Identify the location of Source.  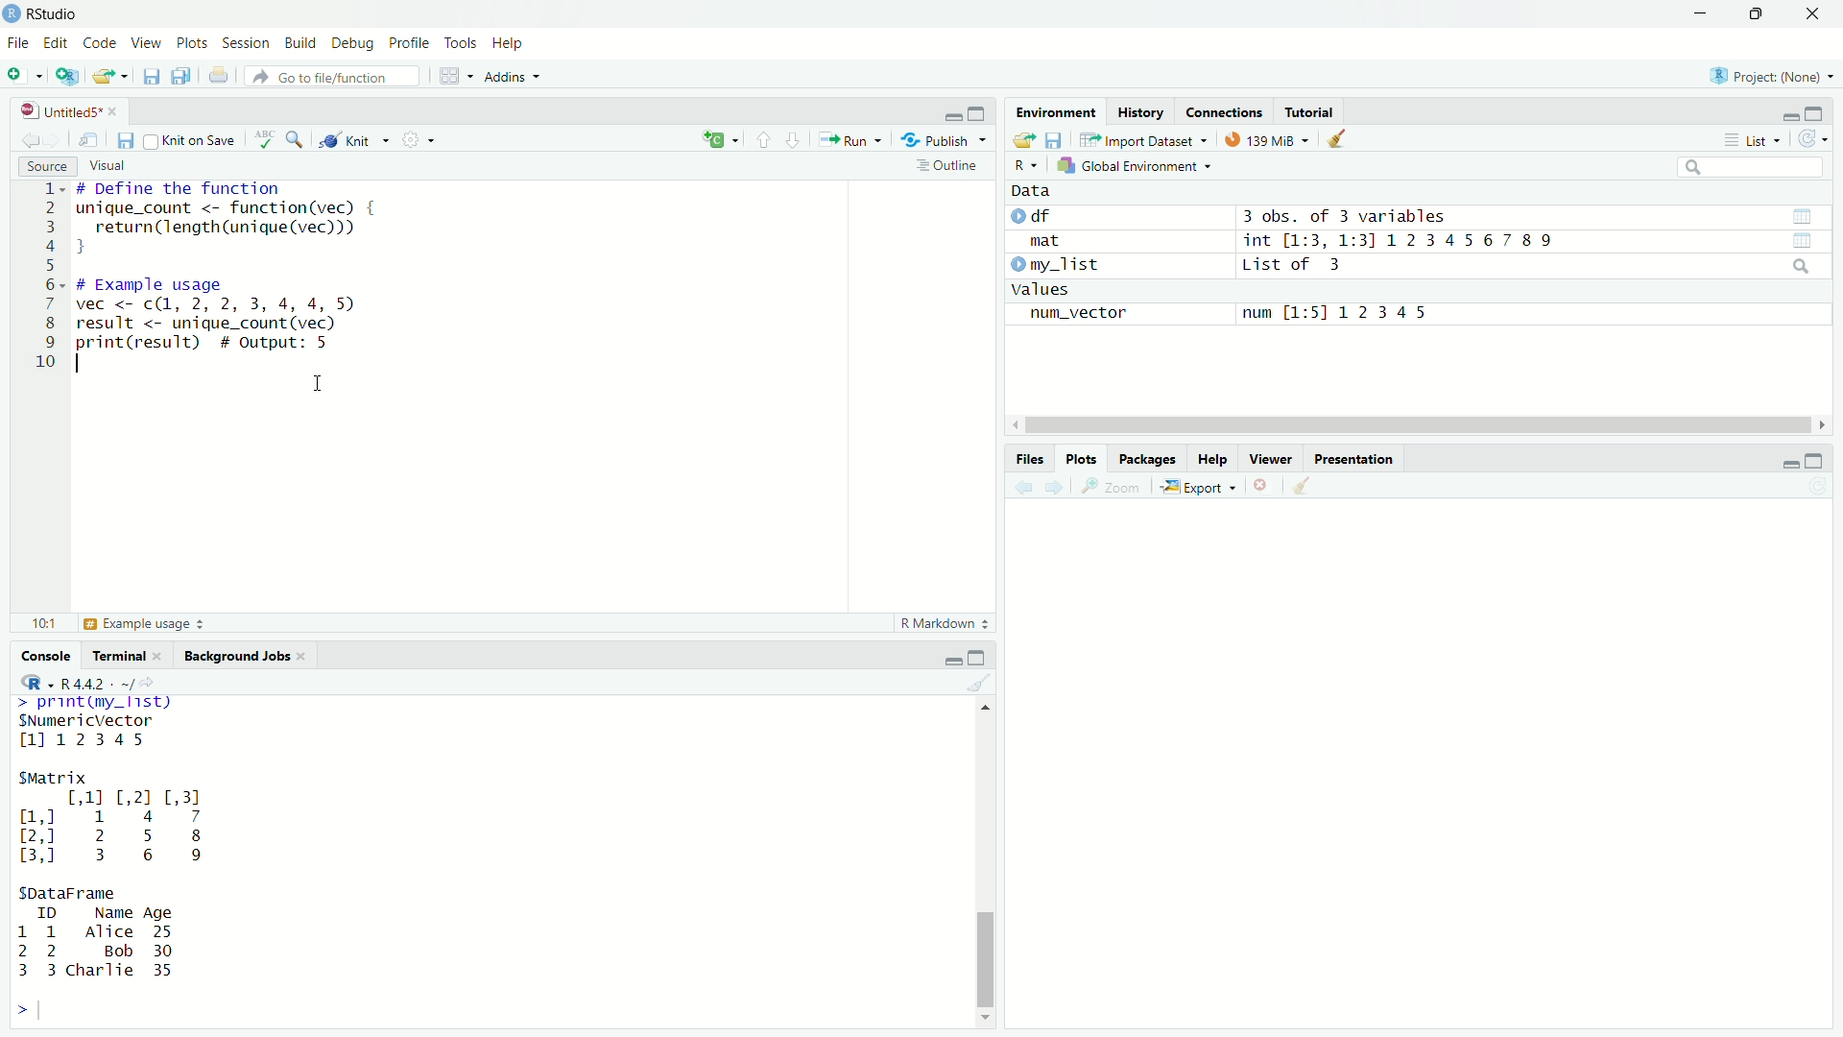
(44, 165).